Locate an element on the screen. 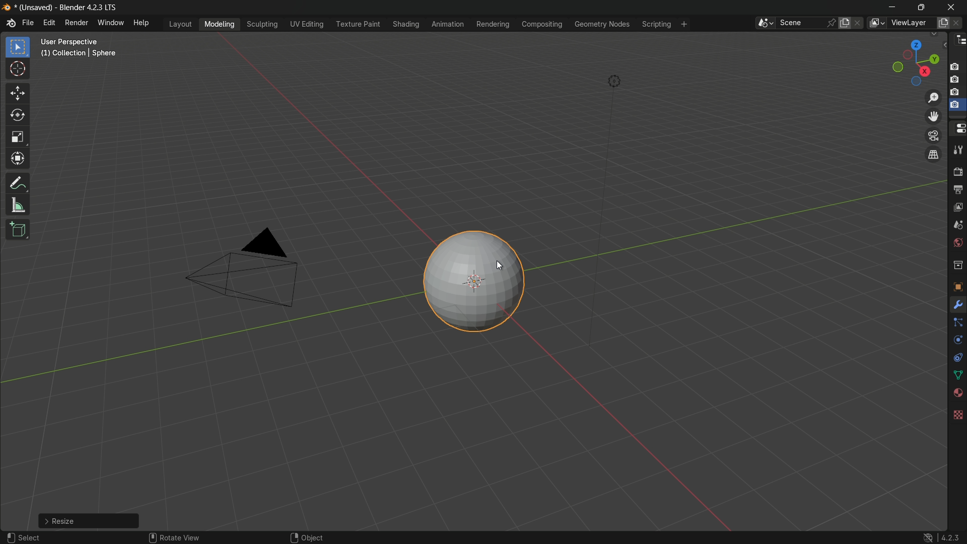 The width and height of the screenshot is (967, 544). pin scene to workplace is located at coordinates (832, 22).